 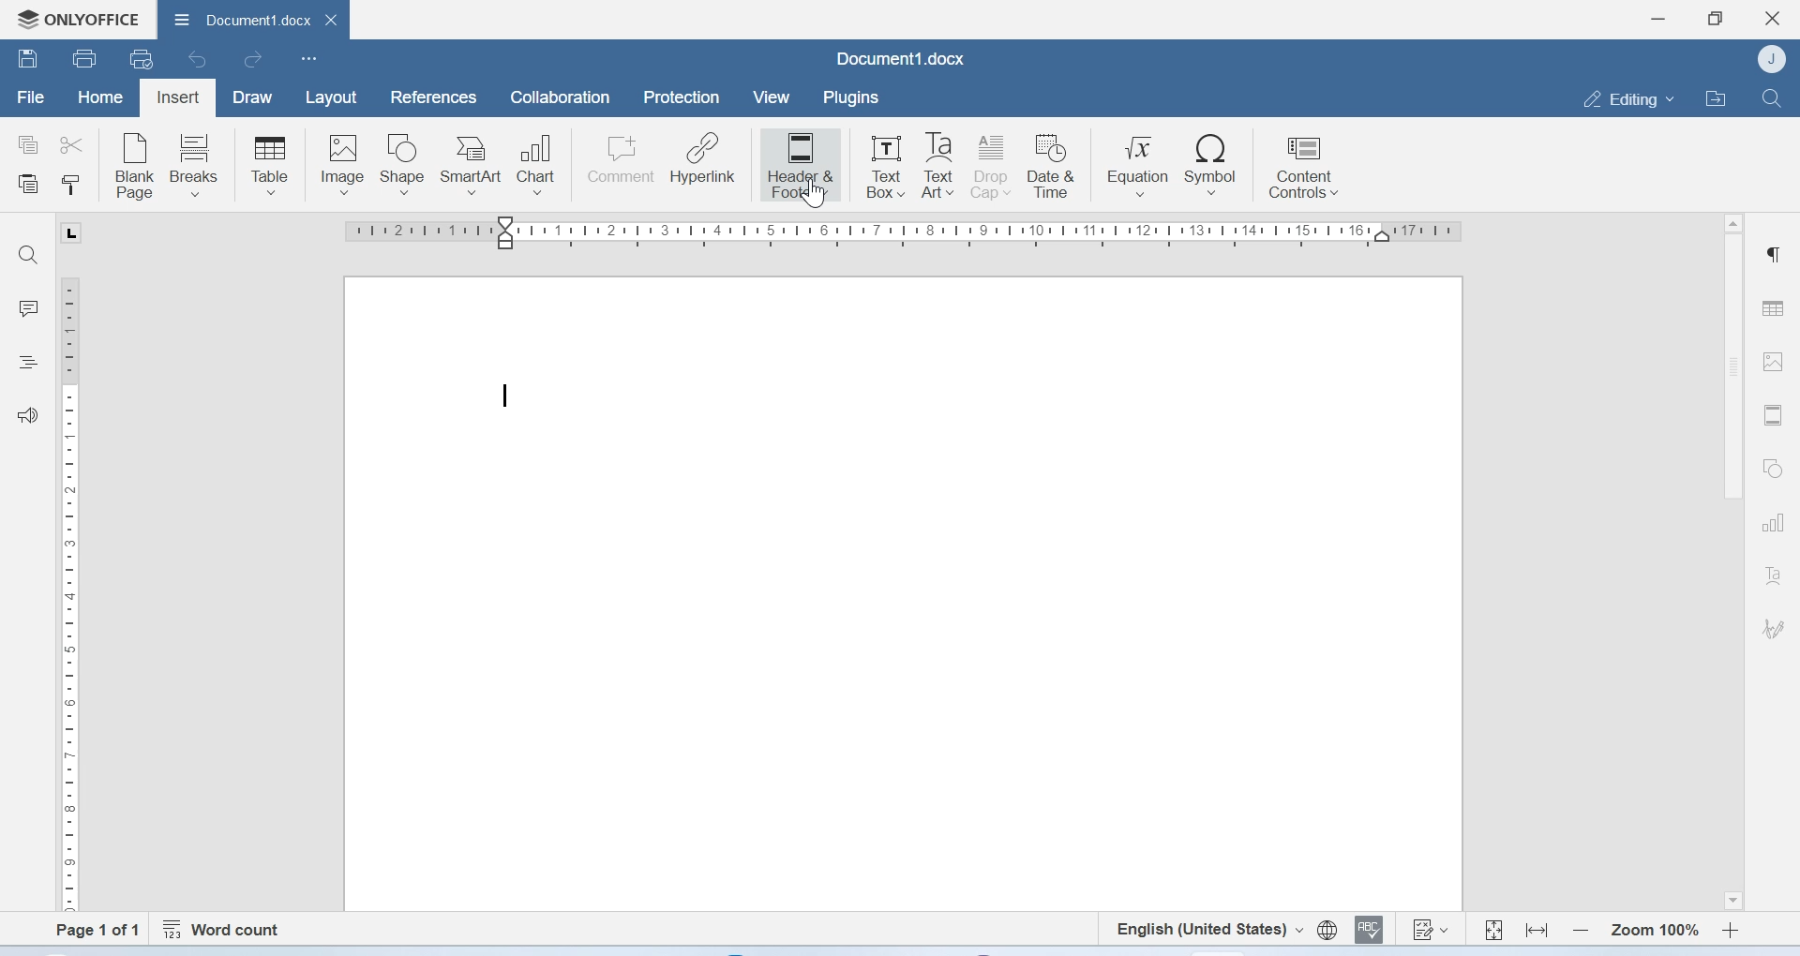 What do you see at coordinates (1772, 524) in the screenshot?
I see `Charts` at bounding box center [1772, 524].